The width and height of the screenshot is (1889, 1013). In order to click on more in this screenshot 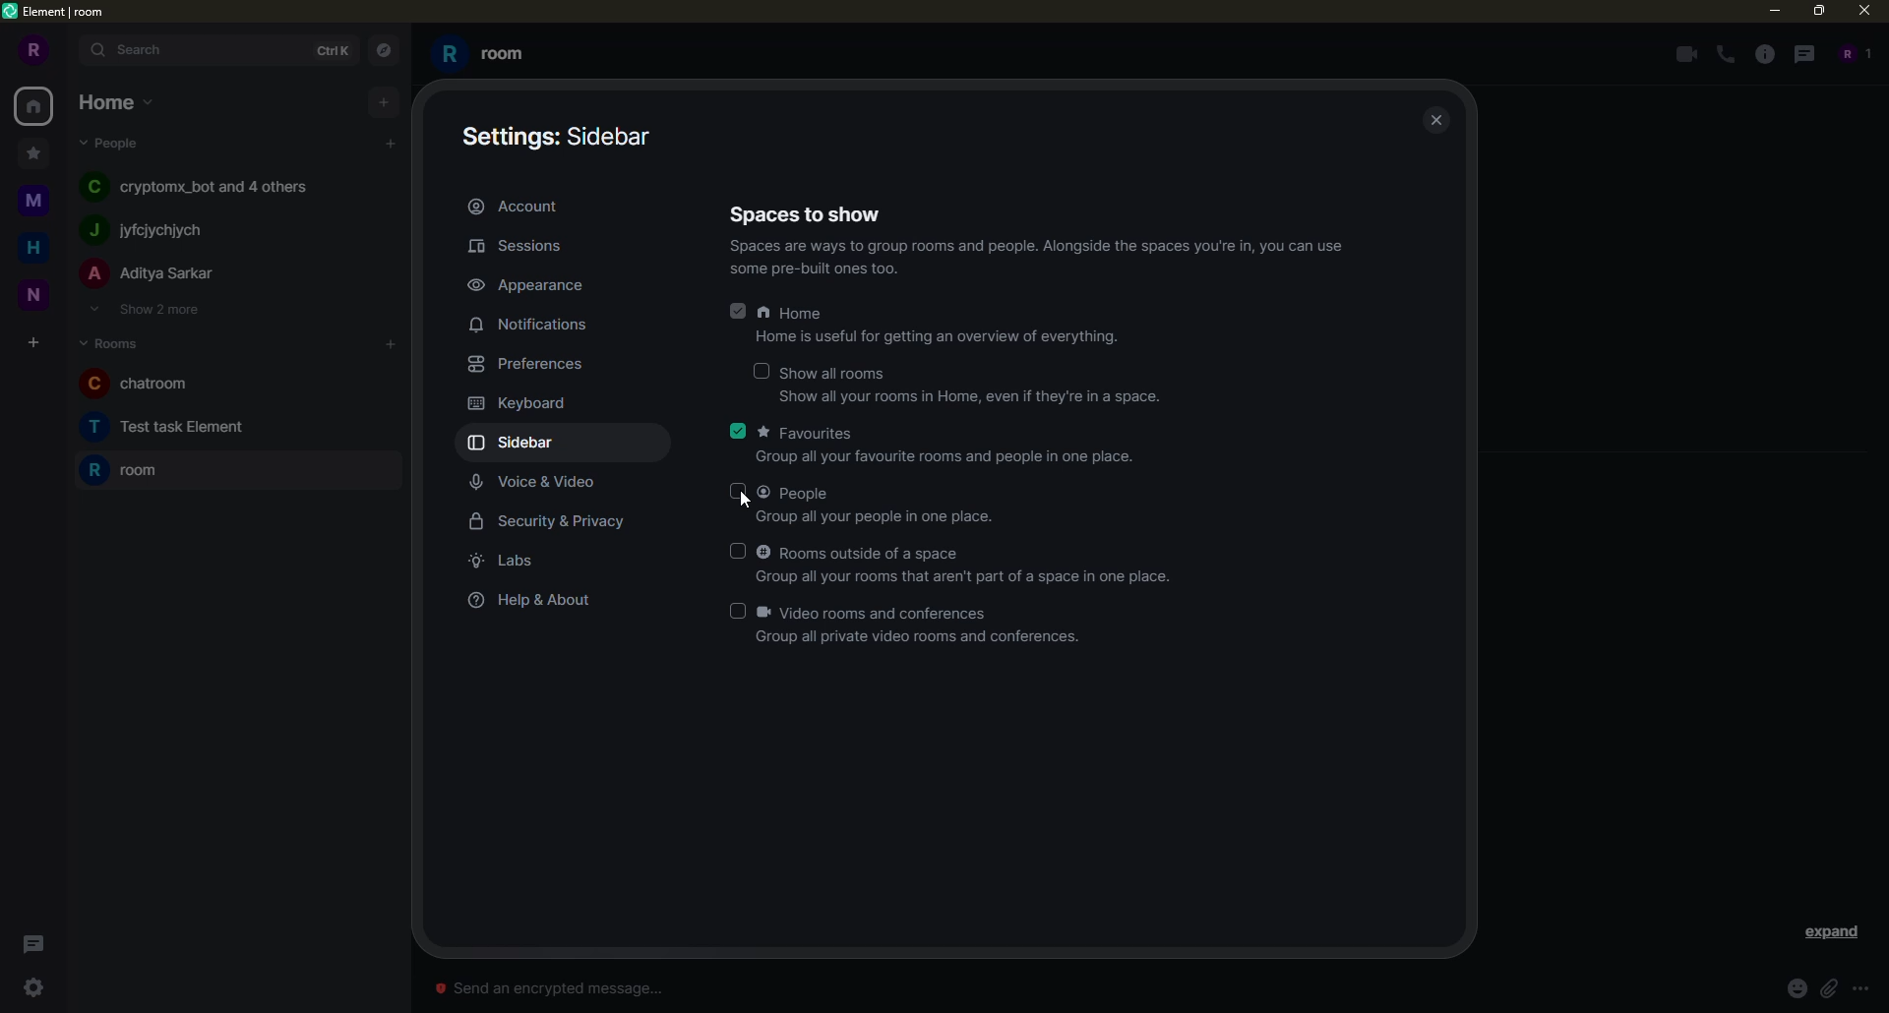, I will do `click(1860, 989)`.